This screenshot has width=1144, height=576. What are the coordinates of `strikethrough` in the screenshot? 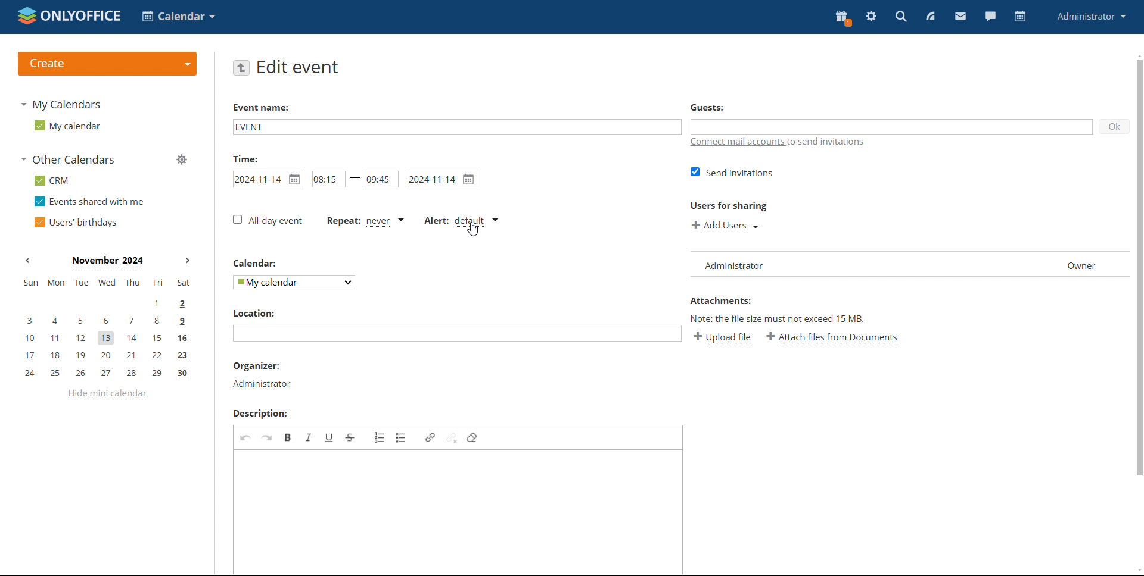 It's located at (350, 437).